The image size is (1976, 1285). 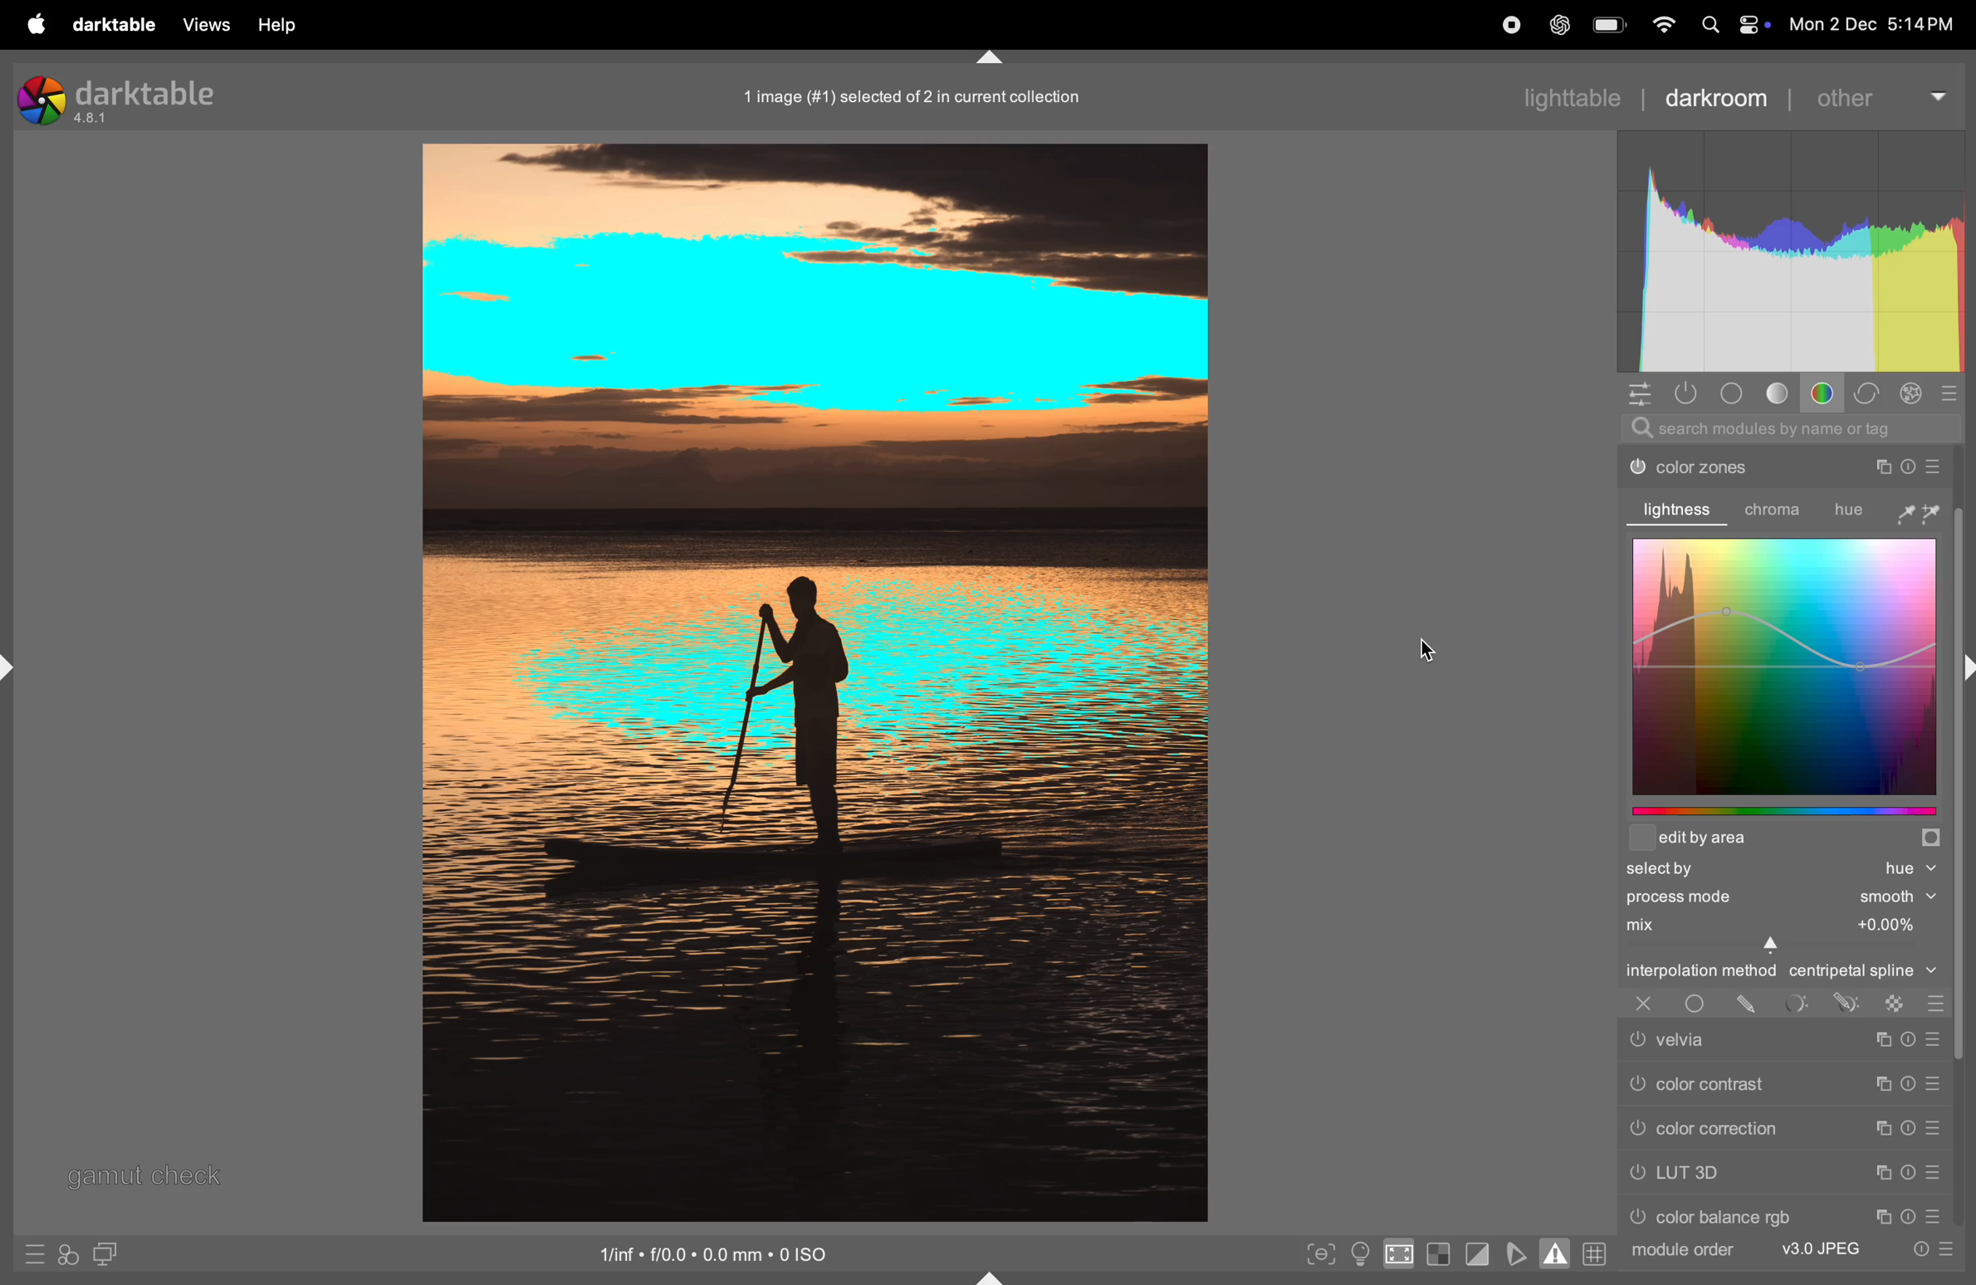 I want to click on Smooth, so click(x=1898, y=897).